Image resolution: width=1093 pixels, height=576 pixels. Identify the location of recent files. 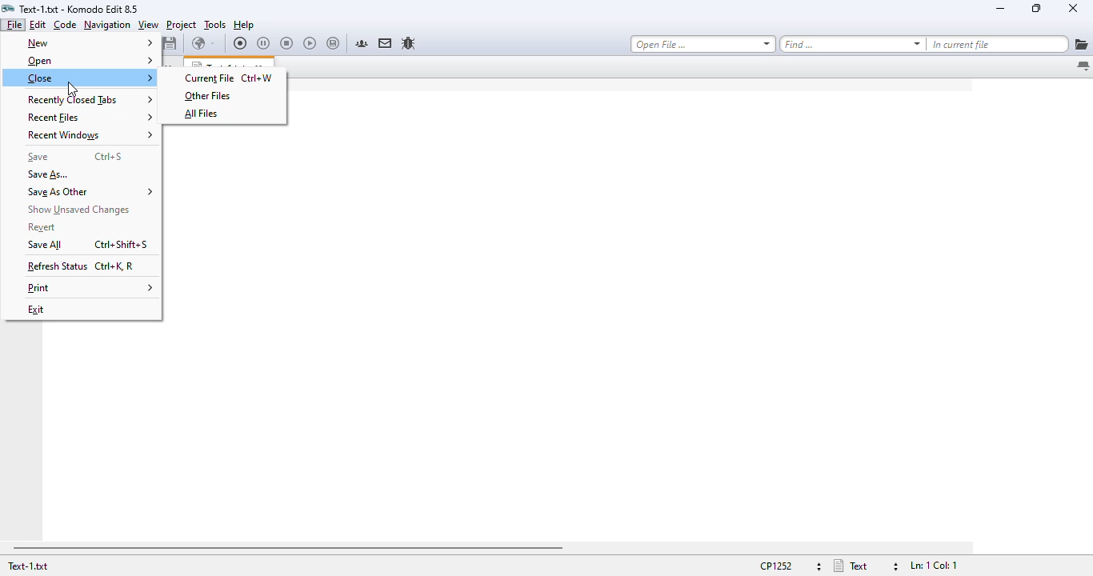
(90, 118).